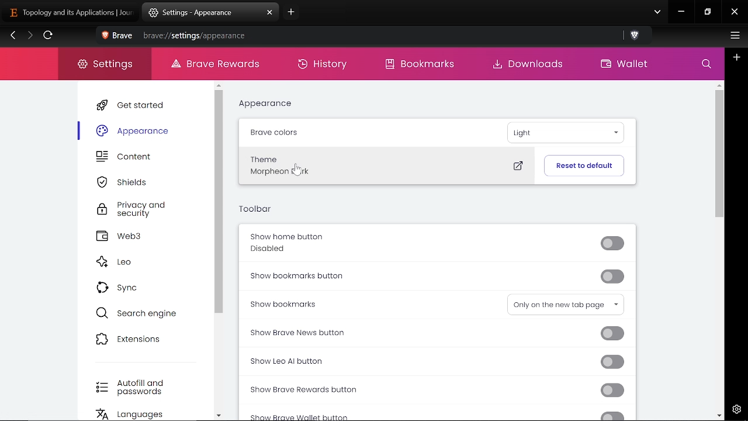 The image size is (748, 421). I want to click on Add new tab, so click(290, 14).